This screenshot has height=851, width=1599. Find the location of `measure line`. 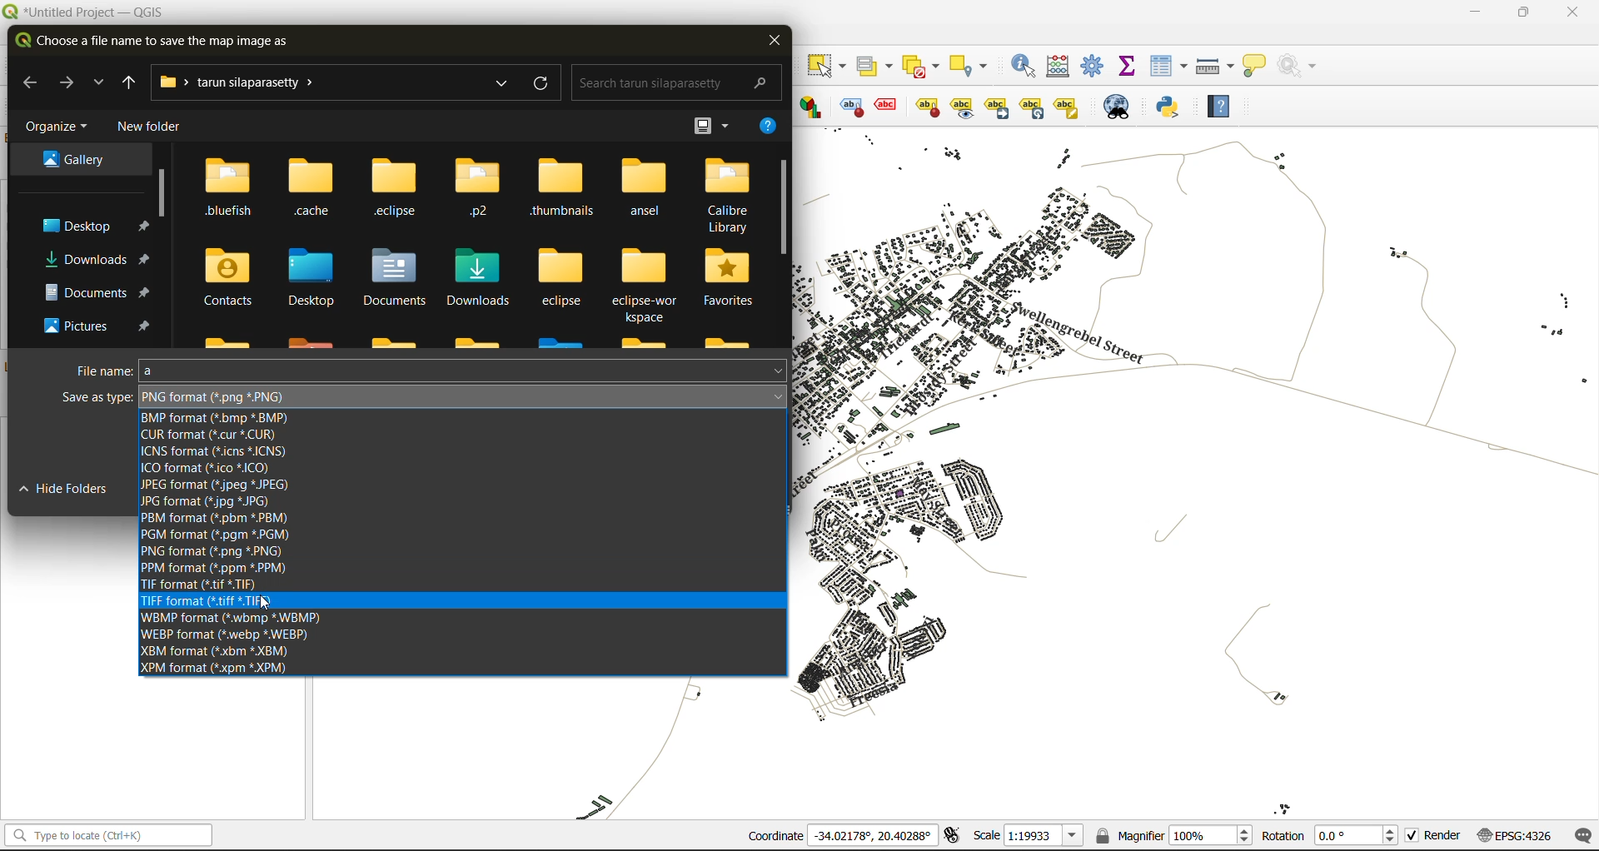

measure line is located at coordinates (1215, 65).